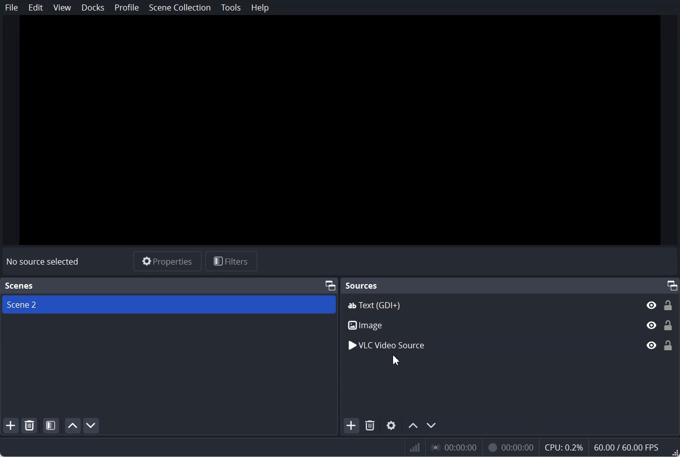 The width and height of the screenshot is (680, 457). Describe the element at coordinates (18, 286) in the screenshot. I see `Text` at that location.